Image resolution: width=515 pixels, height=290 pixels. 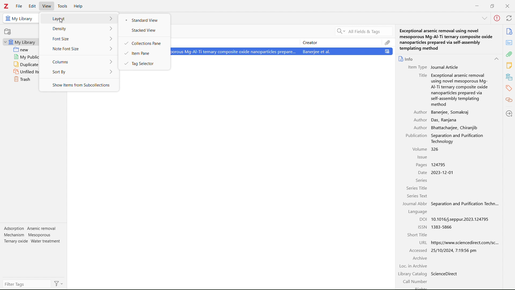 What do you see at coordinates (415, 204) in the screenshot?
I see `Journal Abbr` at bounding box center [415, 204].